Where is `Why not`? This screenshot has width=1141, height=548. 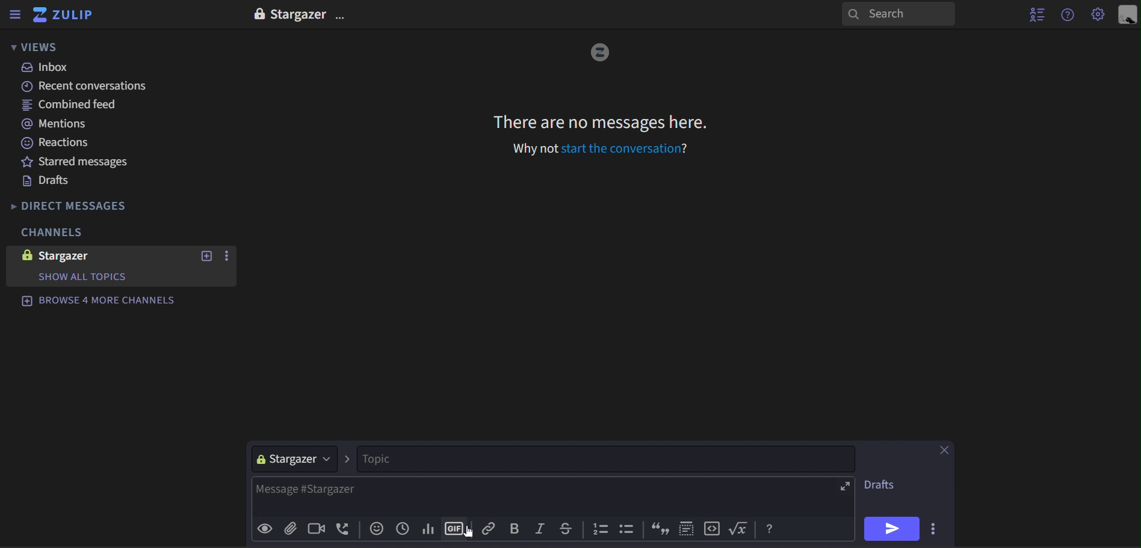
Why not is located at coordinates (528, 150).